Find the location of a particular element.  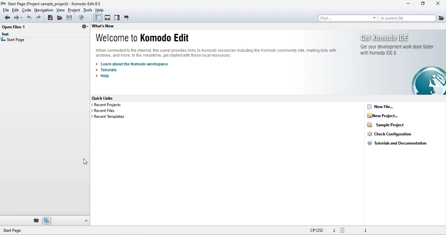

sample project is located at coordinates (385, 124).